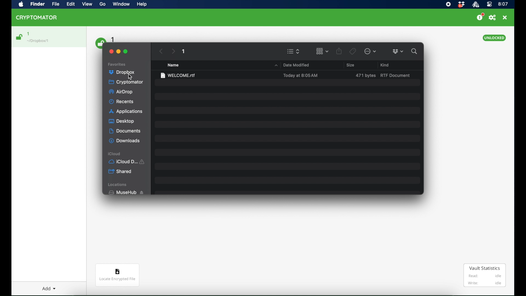  Describe the element at coordinates (505, 18) in the screenshot. I see `close` at that location.